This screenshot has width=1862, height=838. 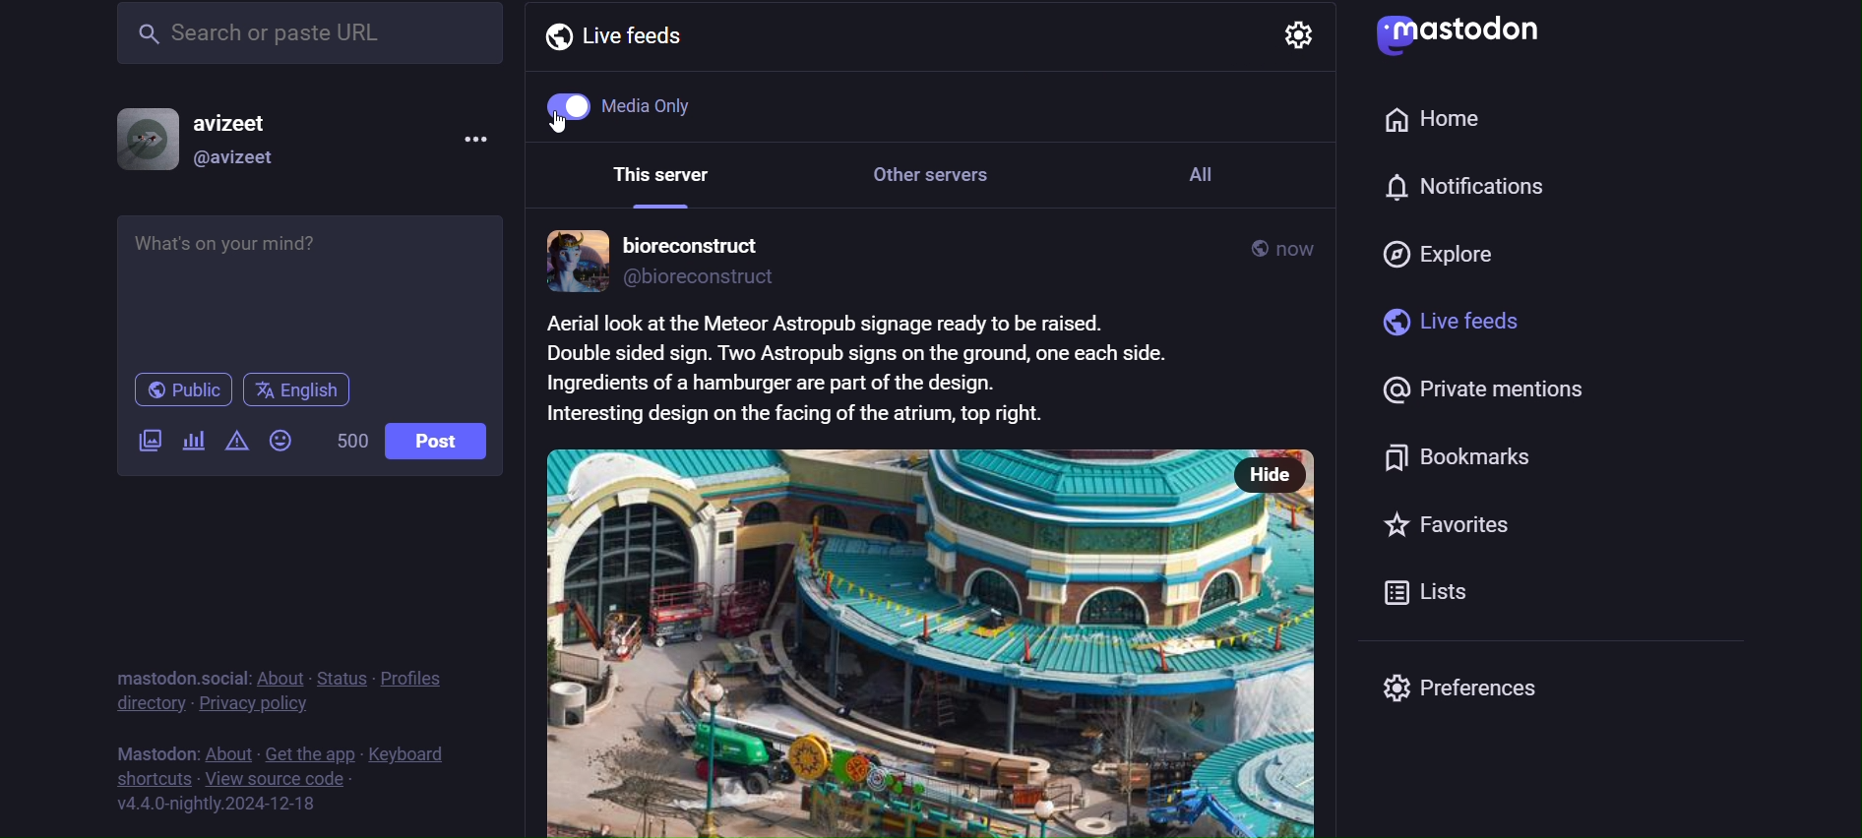 I want to click on add a poll, so click(x=191, y=437).